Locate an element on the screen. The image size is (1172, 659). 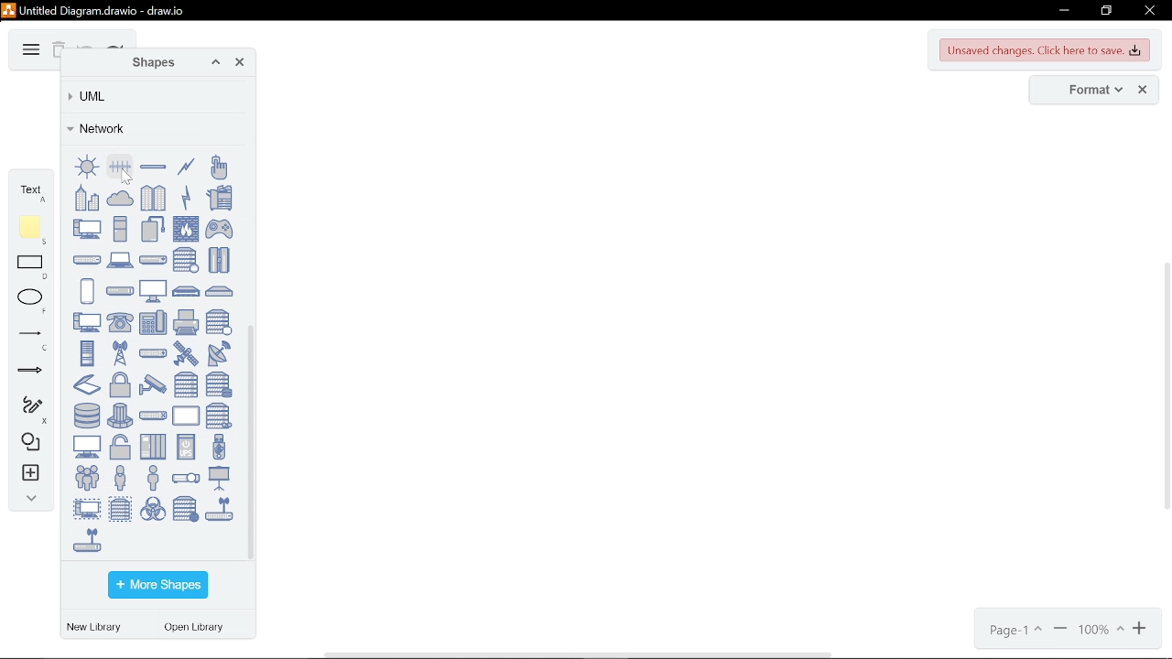
NAS filer is located at coordinates (187, 291).